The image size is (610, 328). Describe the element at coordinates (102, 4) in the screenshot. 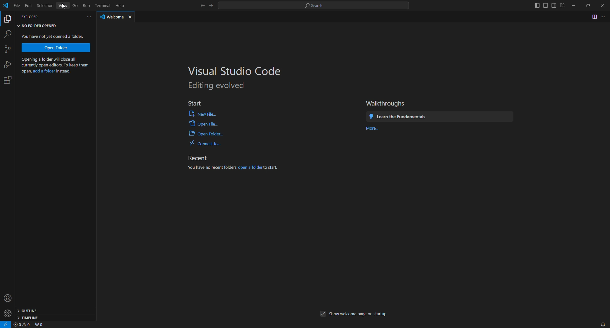

I see `Terminal` at that location.